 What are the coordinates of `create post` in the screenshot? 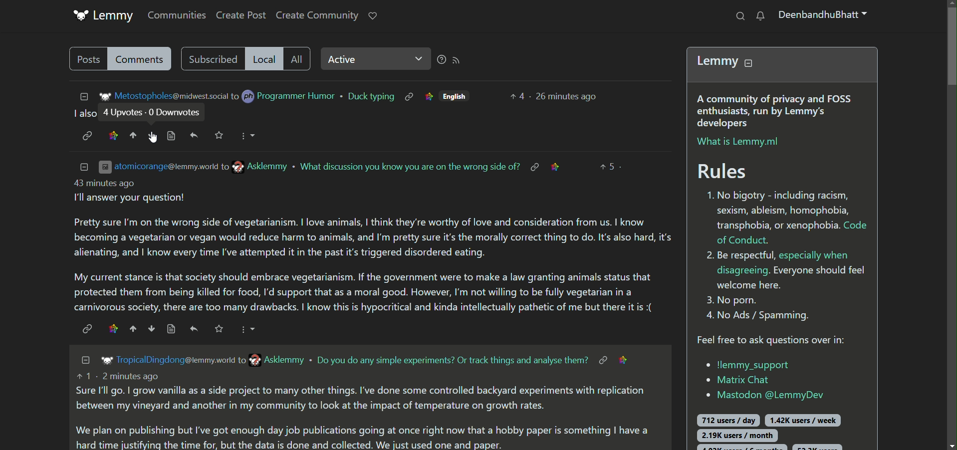 It's located at (241, 16).